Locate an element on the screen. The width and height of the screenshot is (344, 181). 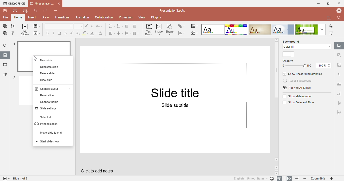
Start slide show is located at coordinates (5, 178).